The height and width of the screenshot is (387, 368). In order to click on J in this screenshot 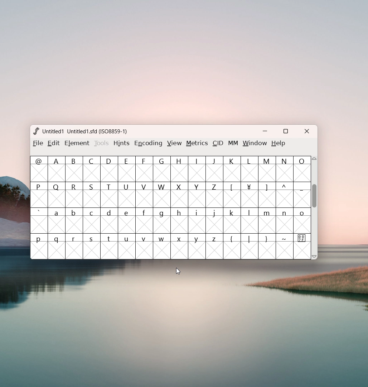, I will do `click(215, 169)`.